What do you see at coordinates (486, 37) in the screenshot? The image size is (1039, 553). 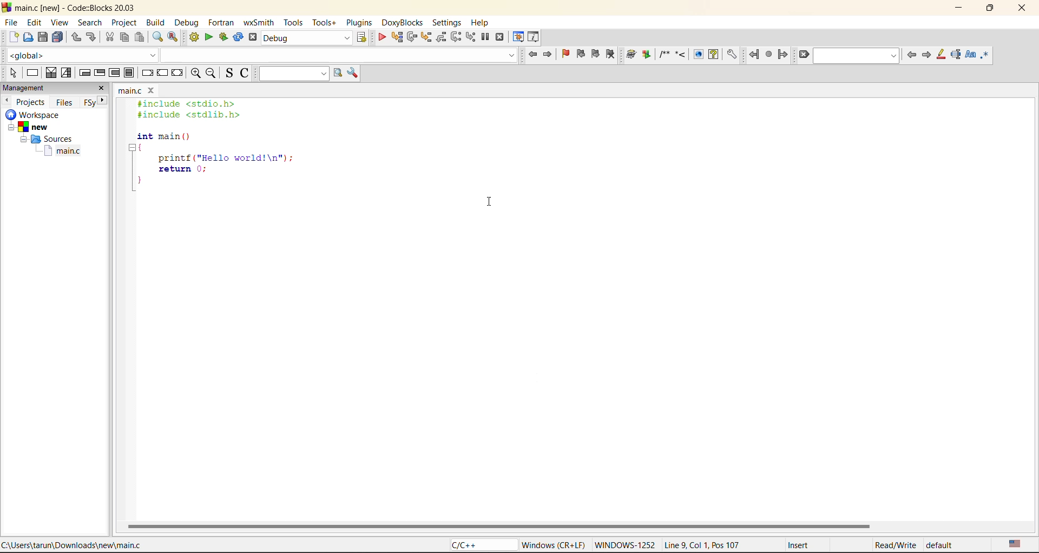 I see `break debugger` at bounding box center [486, 37].